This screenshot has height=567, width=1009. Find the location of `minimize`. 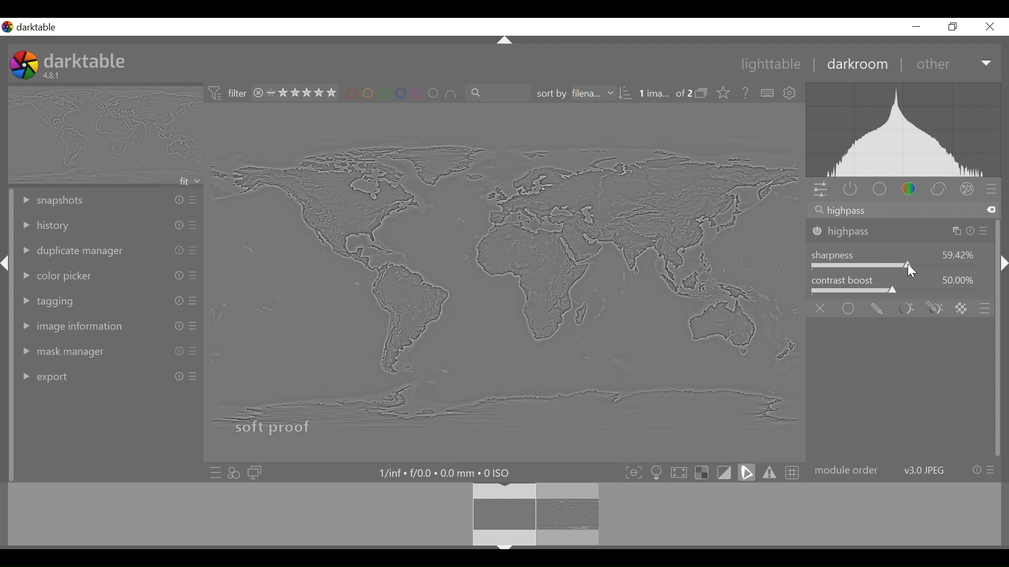

minimize is located at coordinates (916, 26).